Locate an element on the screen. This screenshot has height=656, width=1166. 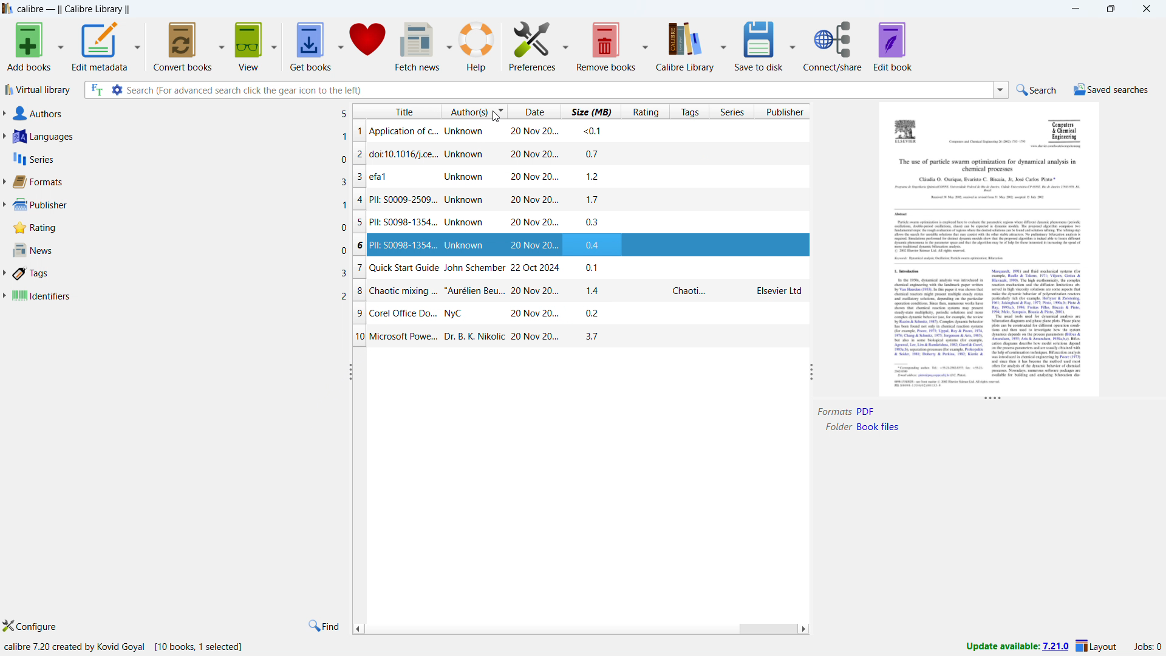
news is located at coordinates (179, 250).